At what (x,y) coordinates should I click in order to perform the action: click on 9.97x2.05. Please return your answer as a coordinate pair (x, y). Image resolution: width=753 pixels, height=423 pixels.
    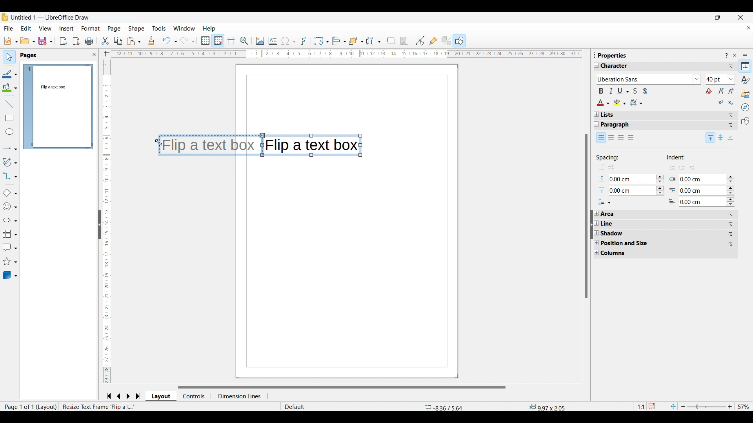
    Looking at the image, I should click on (549, 407).